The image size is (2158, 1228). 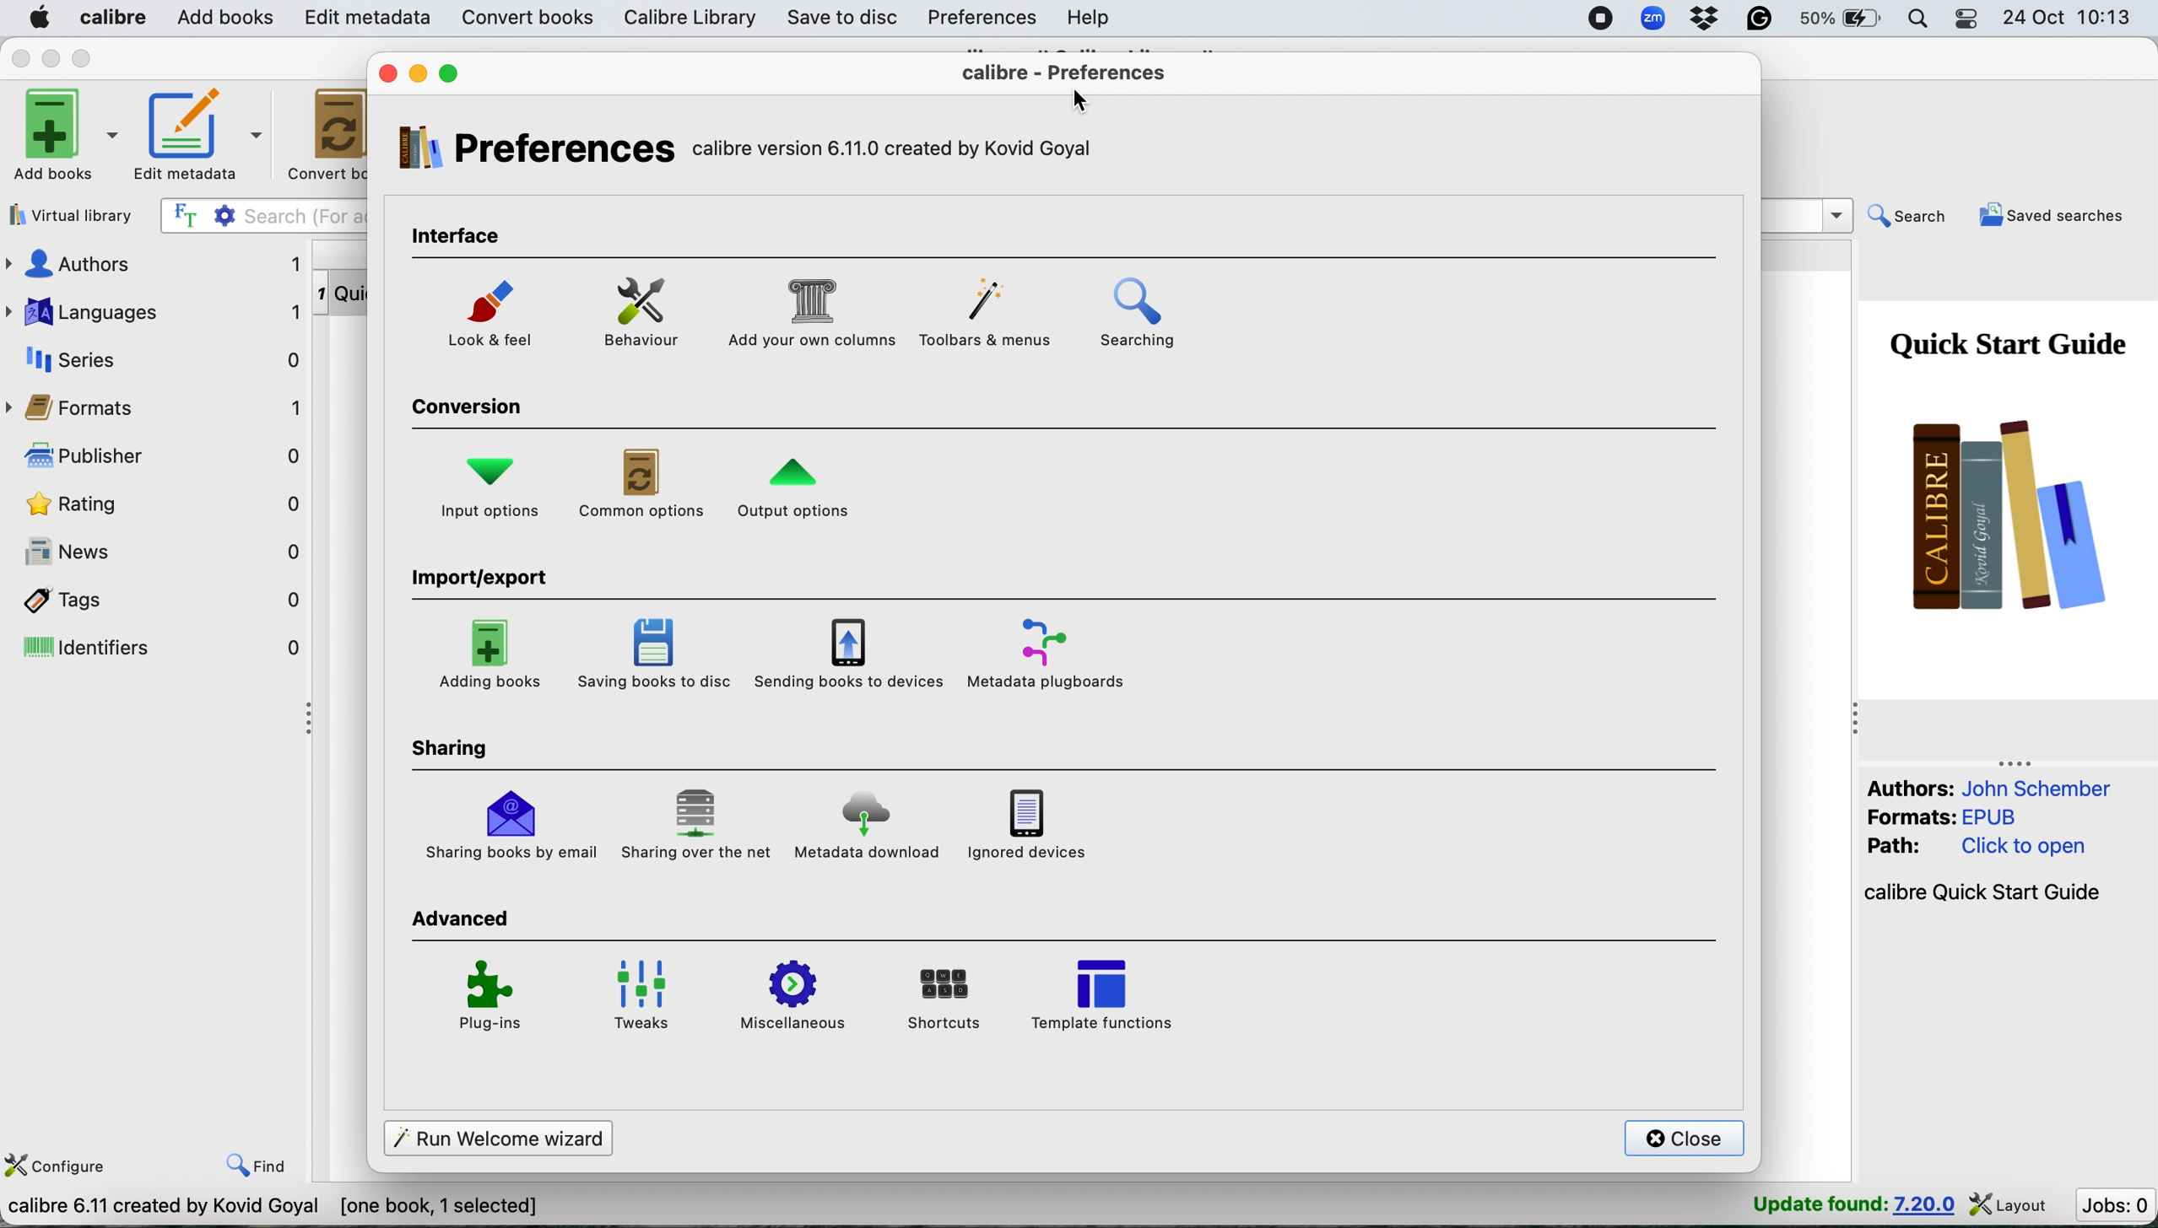 What do you see at coordinates (365, 19) in the screenshot?
I see `edit metadata` at bounding box center [365, 19].